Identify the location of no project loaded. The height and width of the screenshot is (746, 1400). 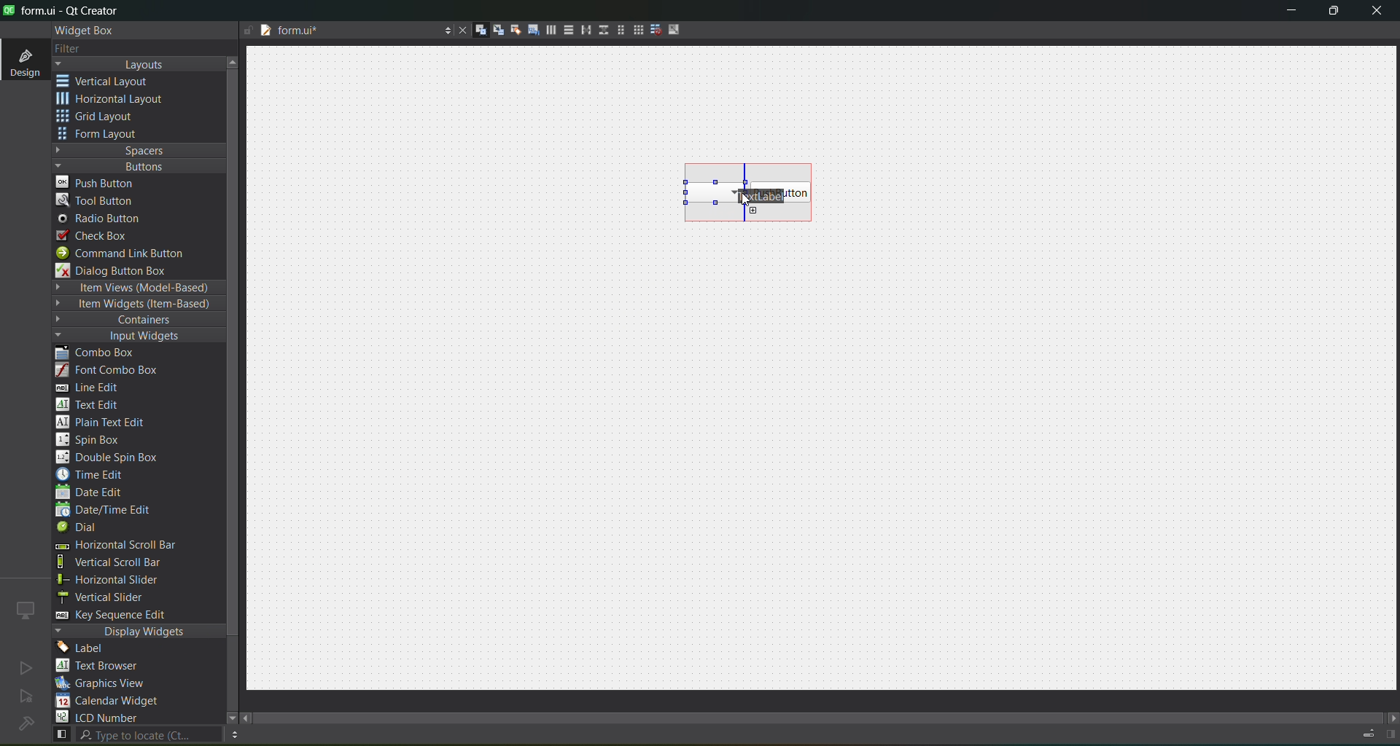
(26, 723).